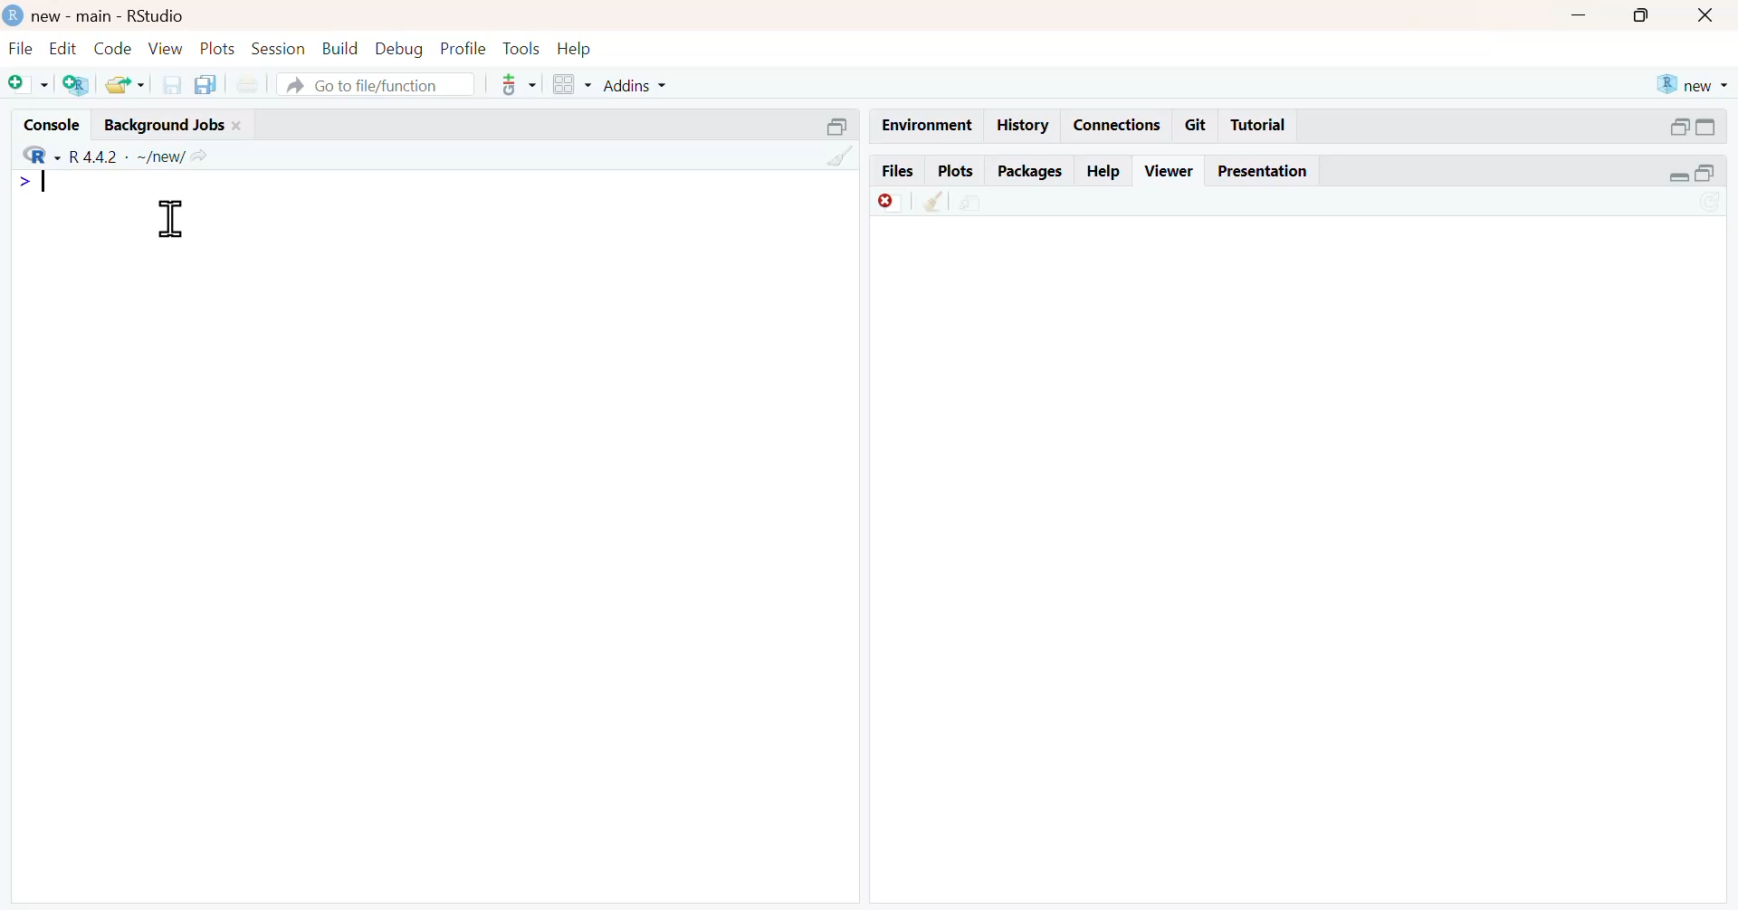 This screenshot has width=1738, height=910. I want to click on minimize, so click(1580, 13).